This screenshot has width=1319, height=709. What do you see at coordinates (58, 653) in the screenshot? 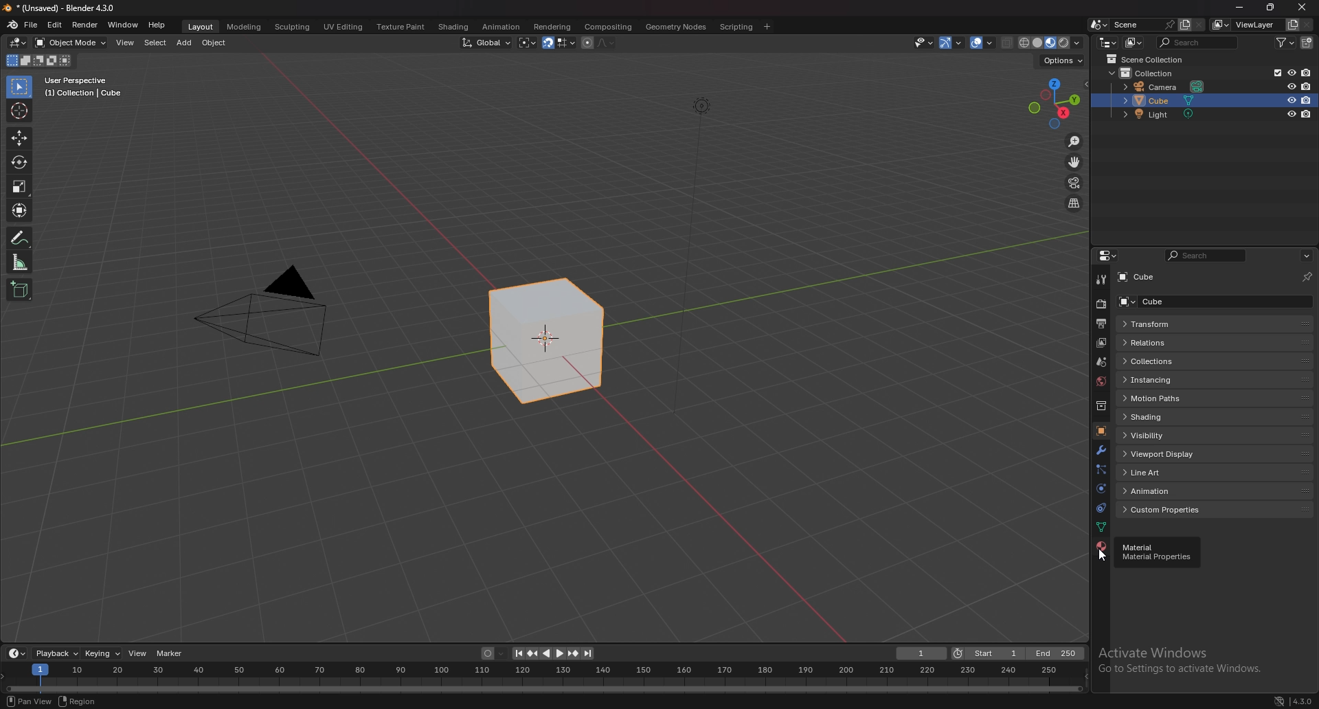
I see `playback` at bounding box center [58, 653].